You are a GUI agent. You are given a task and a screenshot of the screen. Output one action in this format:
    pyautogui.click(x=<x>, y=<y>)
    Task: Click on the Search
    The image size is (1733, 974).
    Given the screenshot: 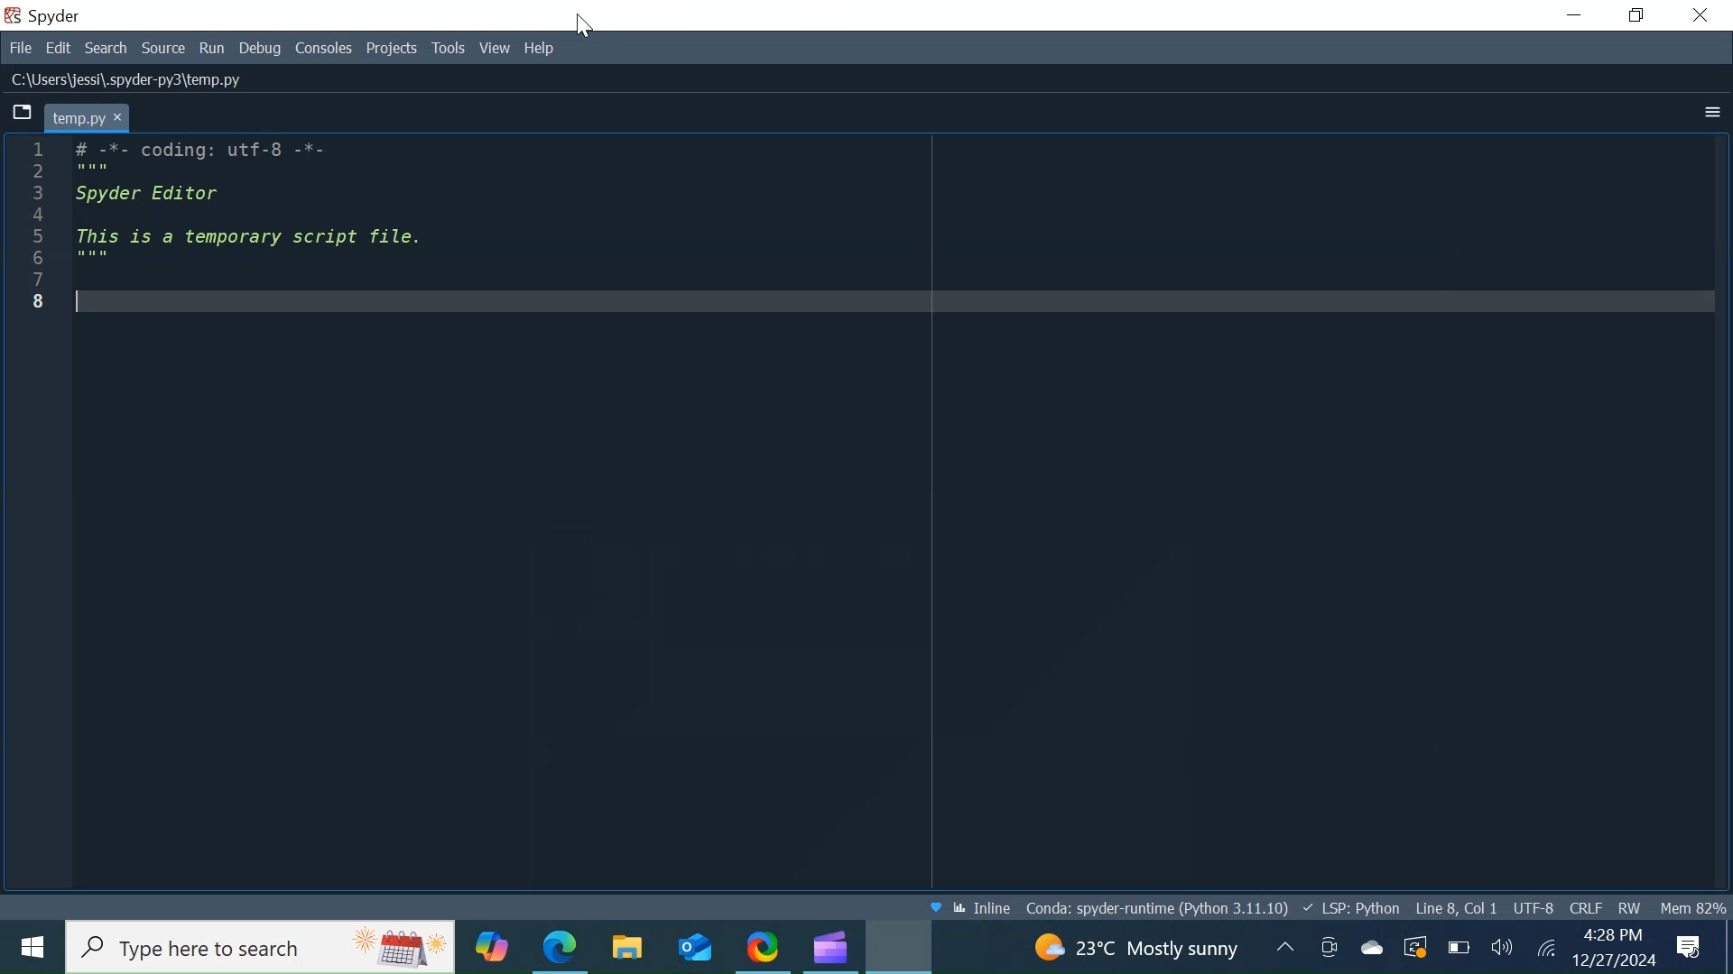 What is the action you would take?
    pyautogui.click(x=256, y=947)
    